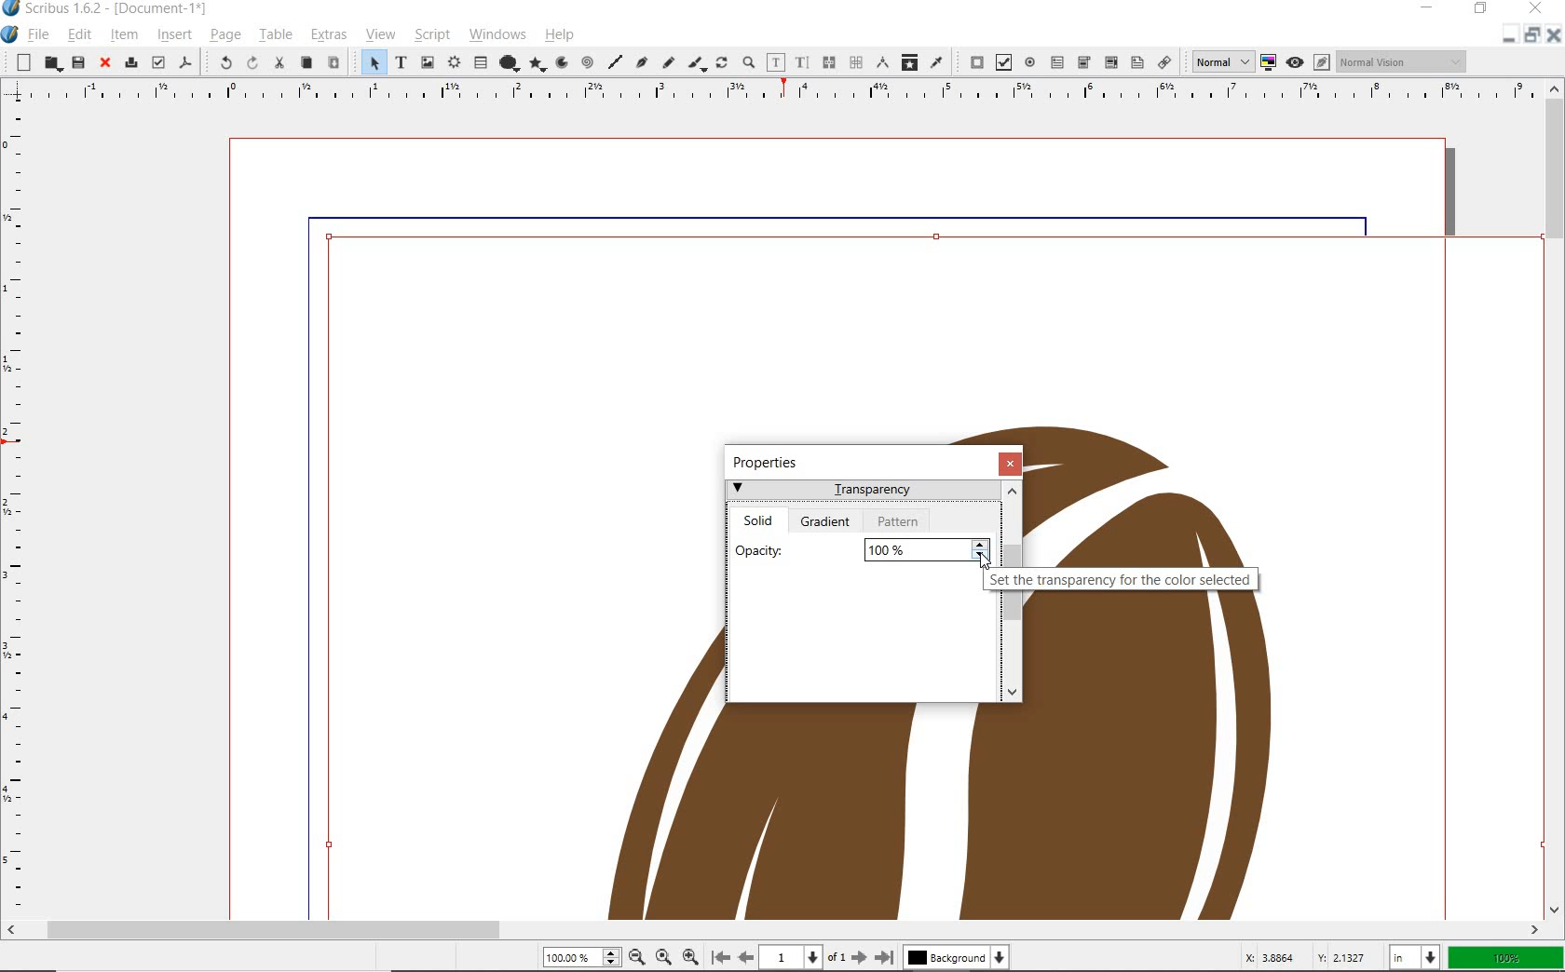 The image size is (1565, 972). What do you see at coordinates (861, 547) in the screenshot?
I see `Opacity: 100%` at bounding box center [861, 547].